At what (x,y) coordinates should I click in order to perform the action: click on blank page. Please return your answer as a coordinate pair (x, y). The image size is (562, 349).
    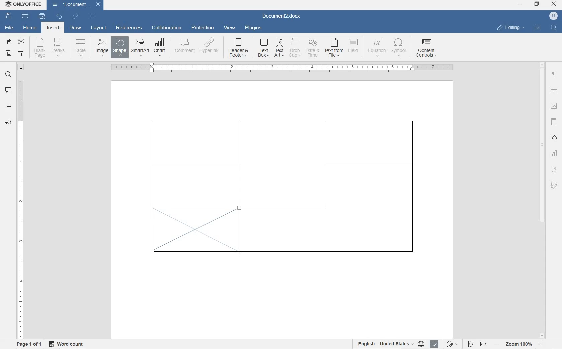
    Looking at the image, I should click on (39, 48).